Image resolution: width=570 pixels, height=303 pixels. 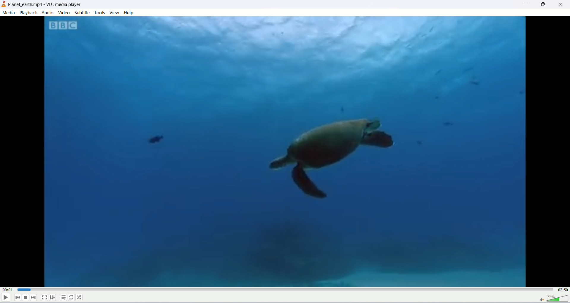 What do you see at coordinates (47, 13) in the screenshot?
I see `audio` at bounding box center [47, 13].